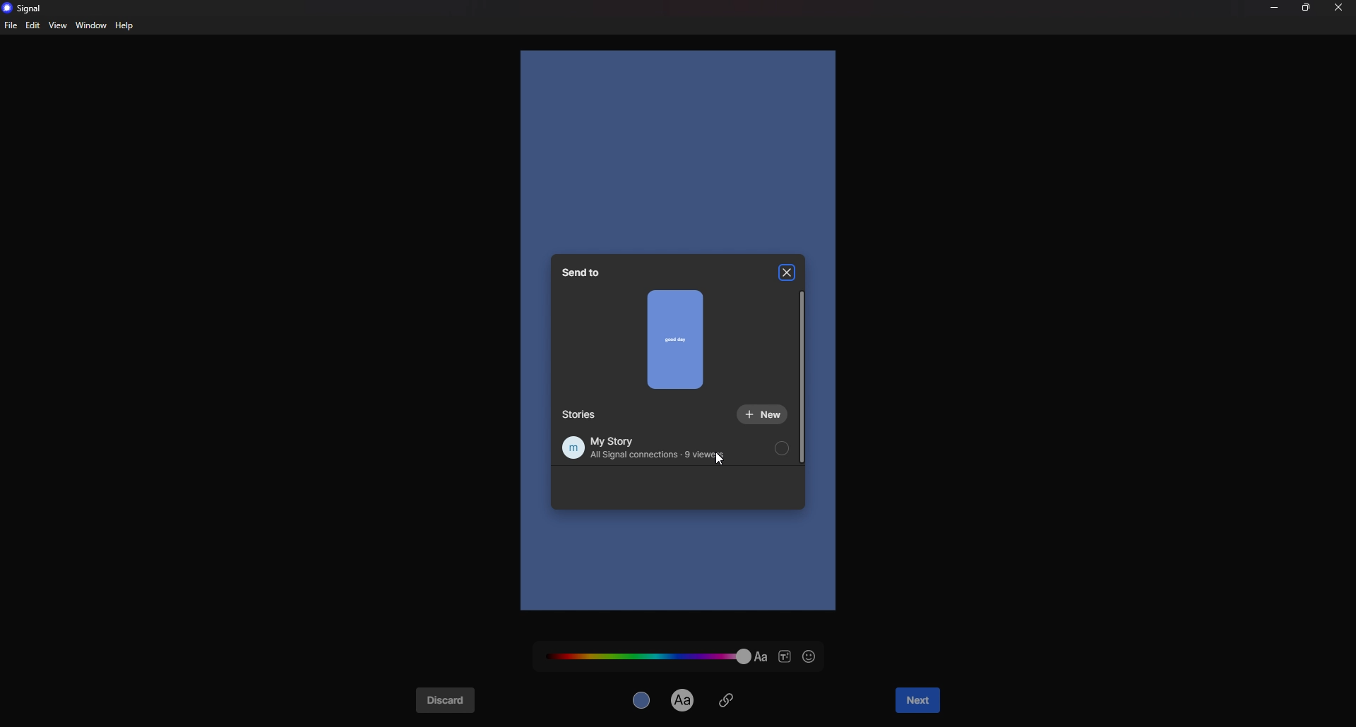  Describe the element at coordinates (1307, 7) in the screenshot. I see `resize` at that location.